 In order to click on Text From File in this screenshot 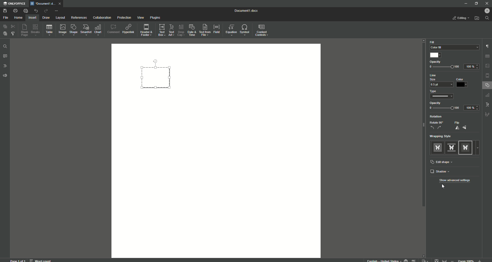, I will do `click(204, 30)`.